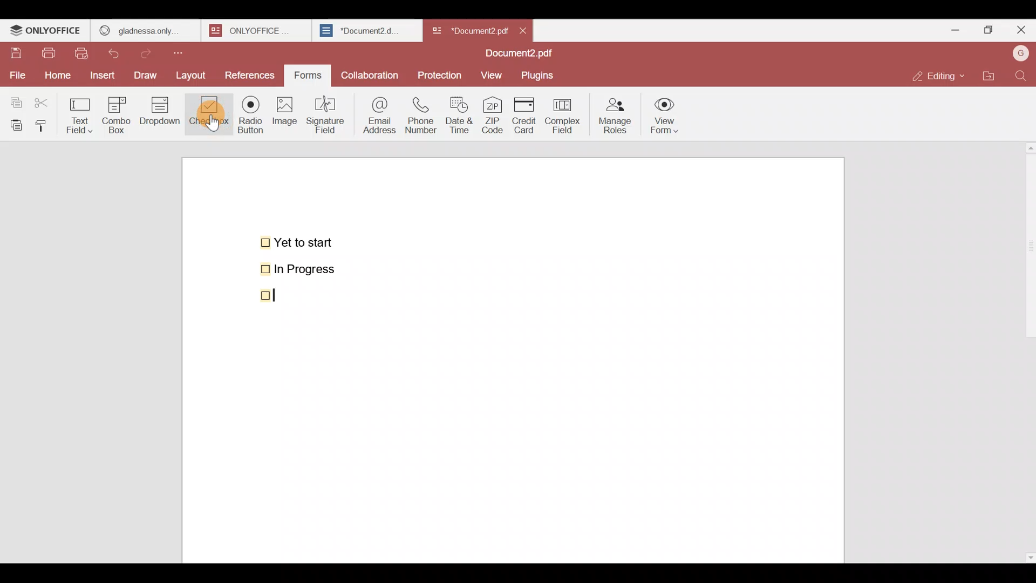 Image resolution: width=1036 pixels, height=583 pixels. Describe the element at coordinates (937, 76) in the screenshot. I see `Editing mode` at that location.